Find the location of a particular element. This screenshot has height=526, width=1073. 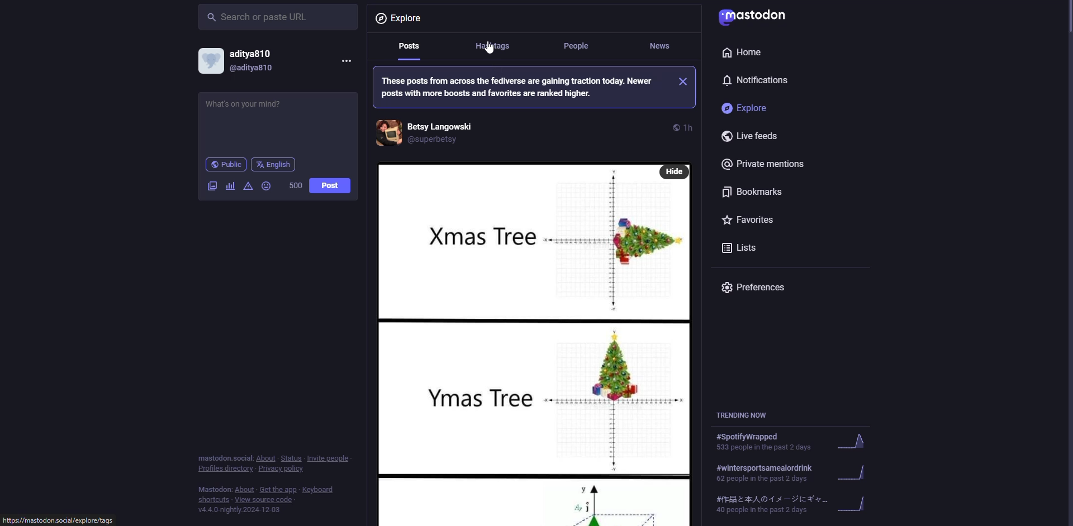

500 is located at coordinates (296, 185).